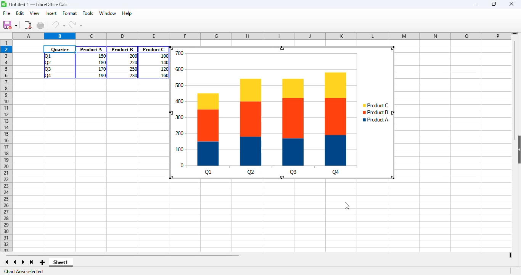  What do you see at coordinates (122, 49) in the screenshot?
I see `Product B` at bounding box center [122, 49].